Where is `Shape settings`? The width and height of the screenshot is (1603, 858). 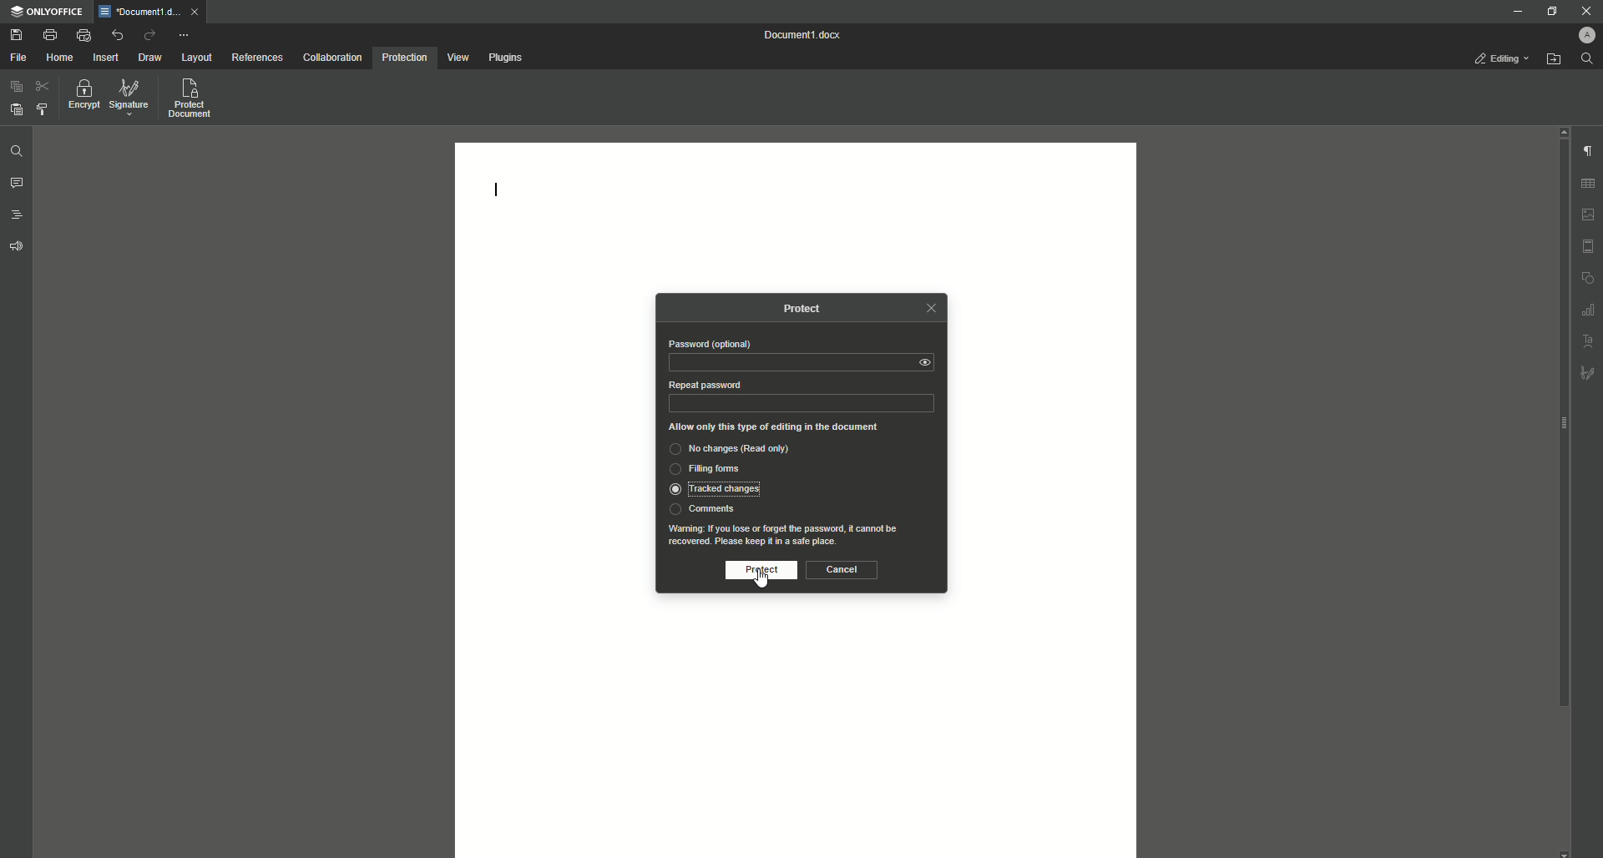
Shape settings is located at coordinates (1589, 279).